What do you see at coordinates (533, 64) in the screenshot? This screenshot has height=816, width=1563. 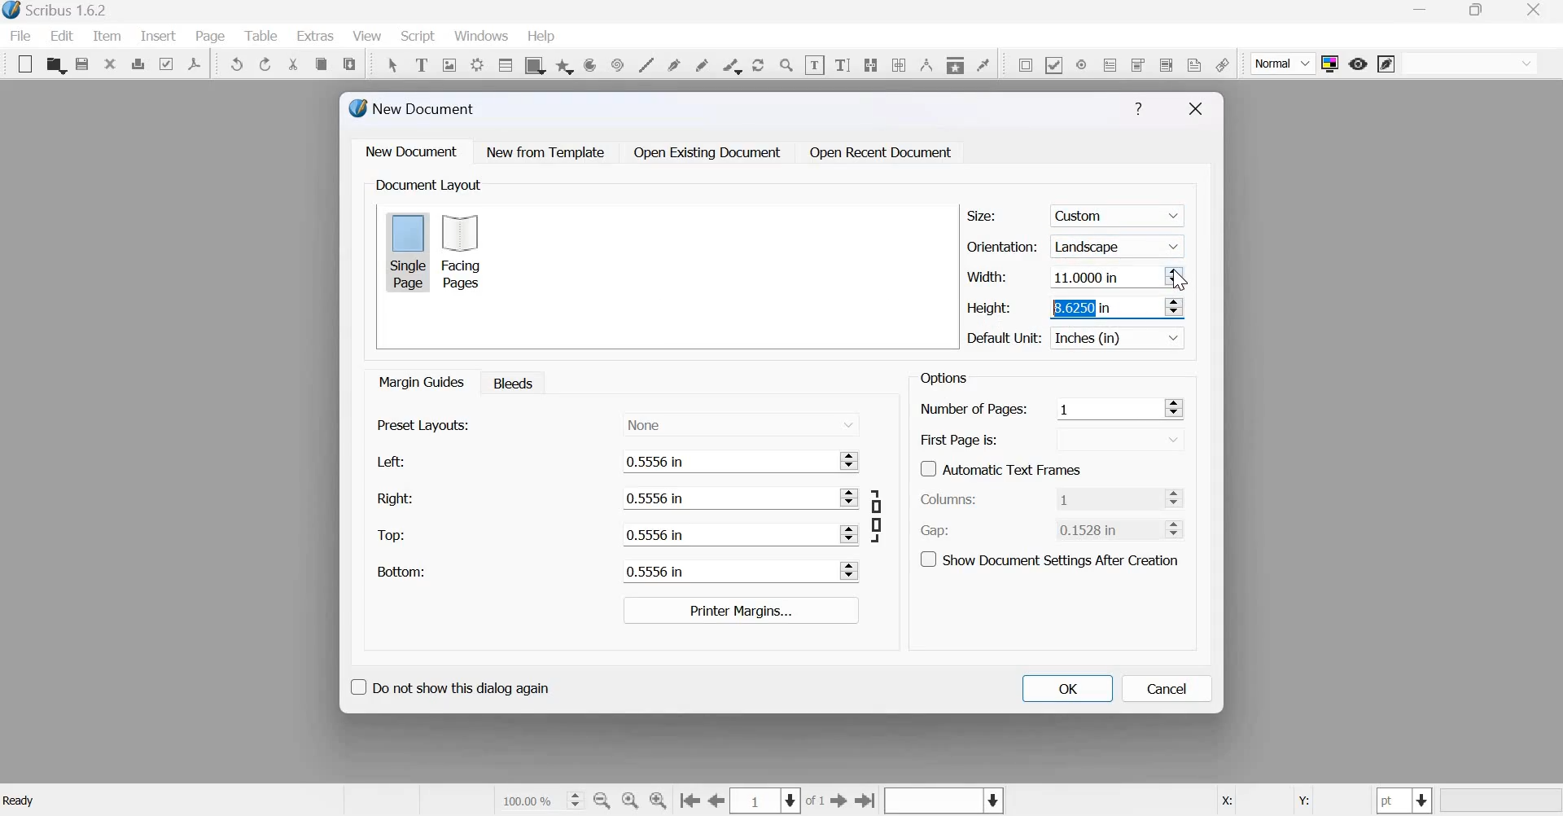 I see `shape` at bounding box center [533, 64].